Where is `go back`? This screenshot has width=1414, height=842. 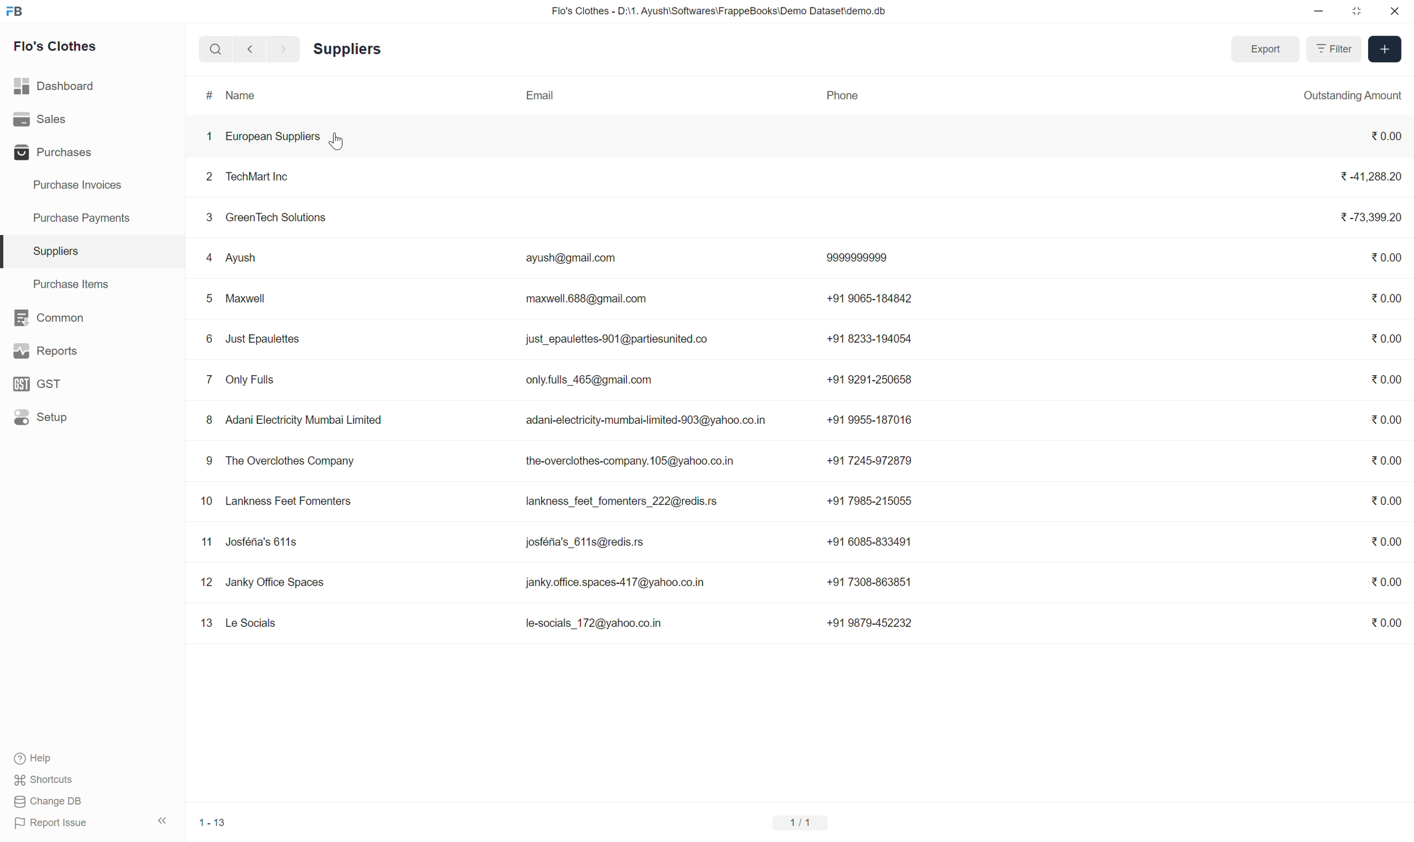
go back is located at coordinates (246, 48).